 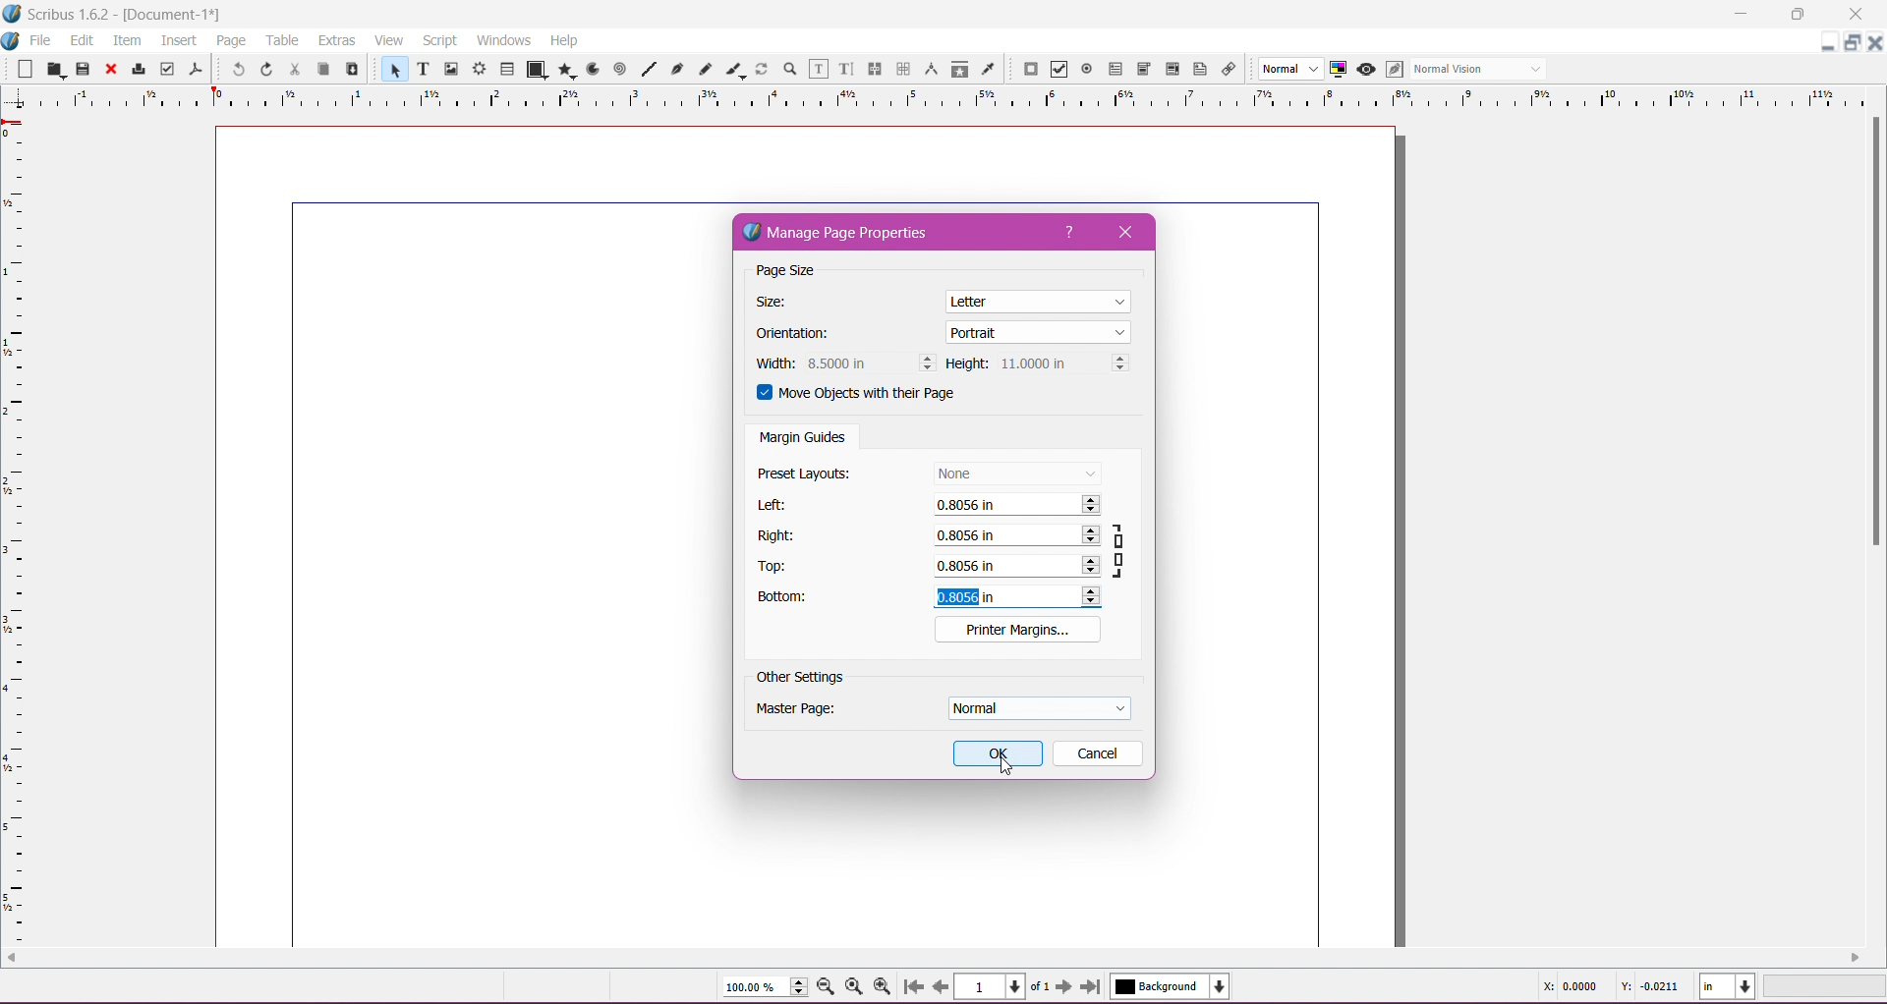 I want to click on Application Name, Version - Document Title, so click(x=132, y=15).